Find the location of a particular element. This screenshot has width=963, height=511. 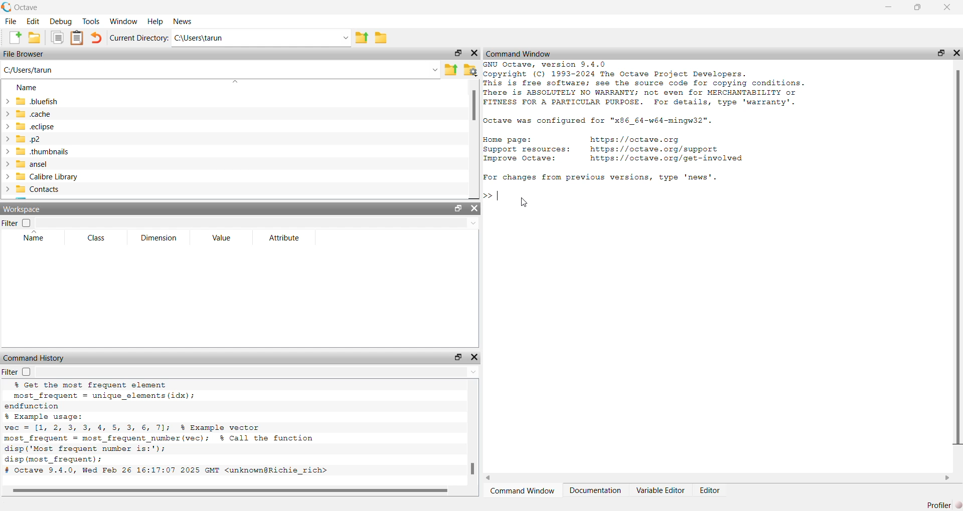

Hide Widget is located at coordinates (474, 53).